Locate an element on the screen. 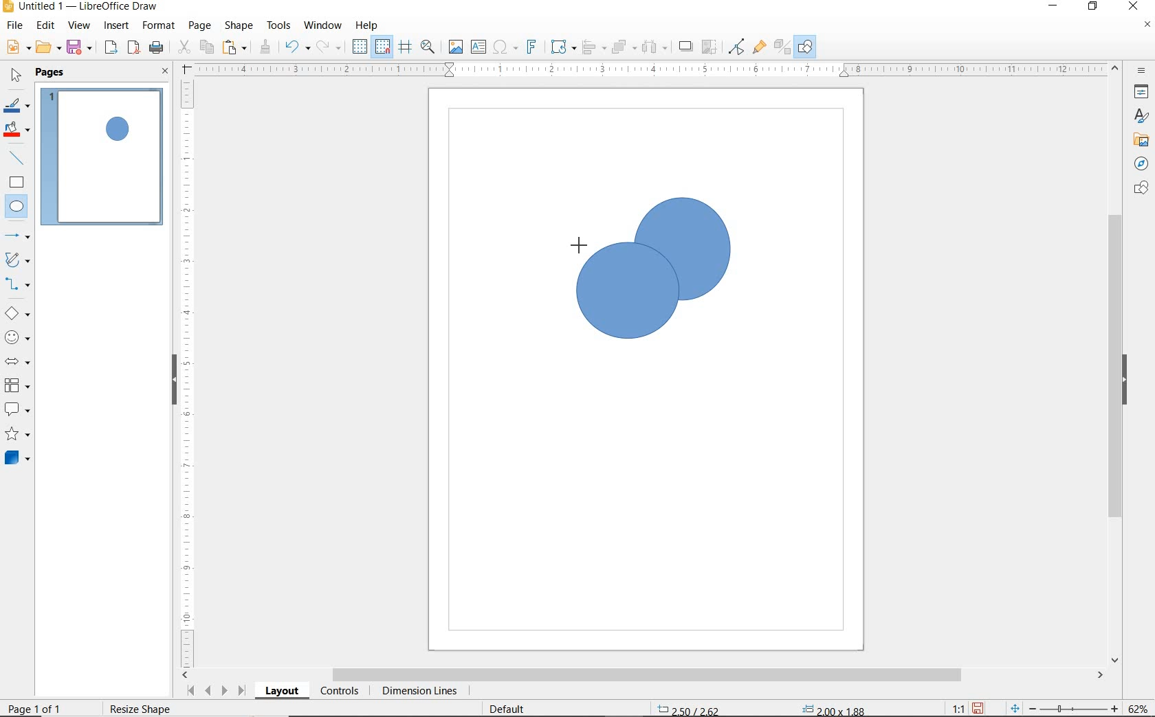 Image resolution: width=1155 pixels, height=717 pixels. PROPERTIES is located at coordinates (1143, 94).